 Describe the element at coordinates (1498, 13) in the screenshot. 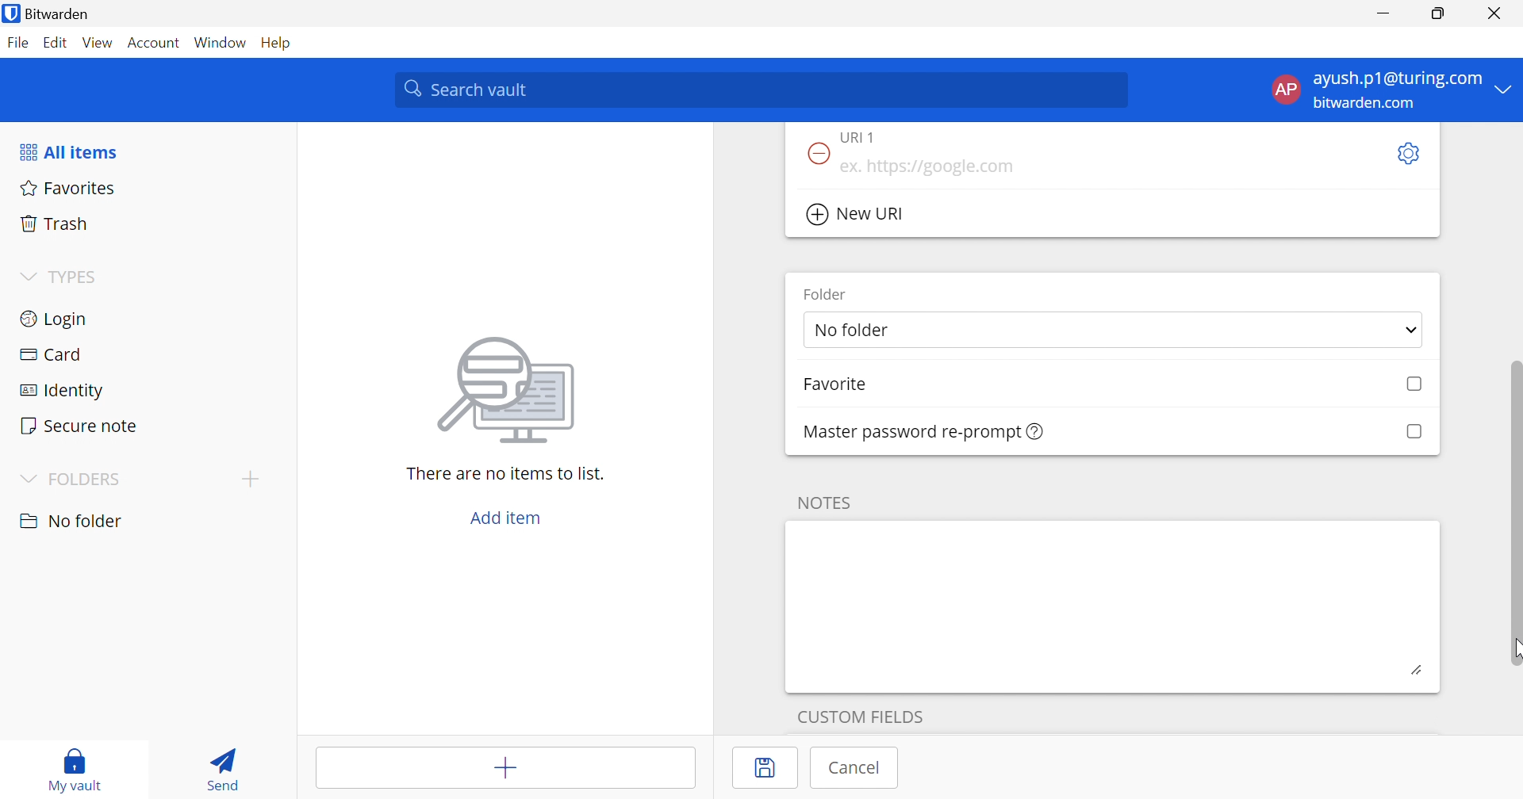

I see `Close` at that location.